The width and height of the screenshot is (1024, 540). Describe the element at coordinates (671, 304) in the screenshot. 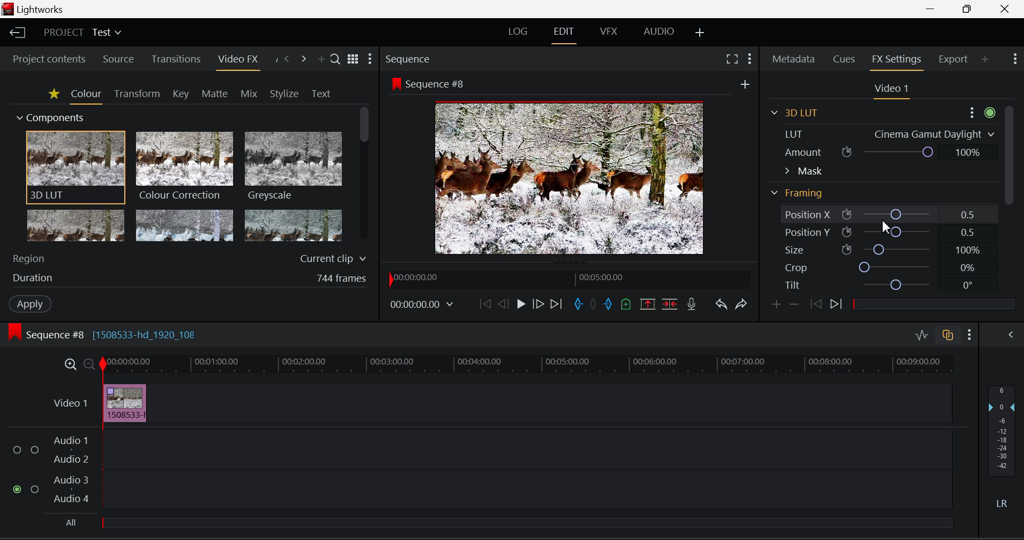

I see `Delete/Cut` at that location.